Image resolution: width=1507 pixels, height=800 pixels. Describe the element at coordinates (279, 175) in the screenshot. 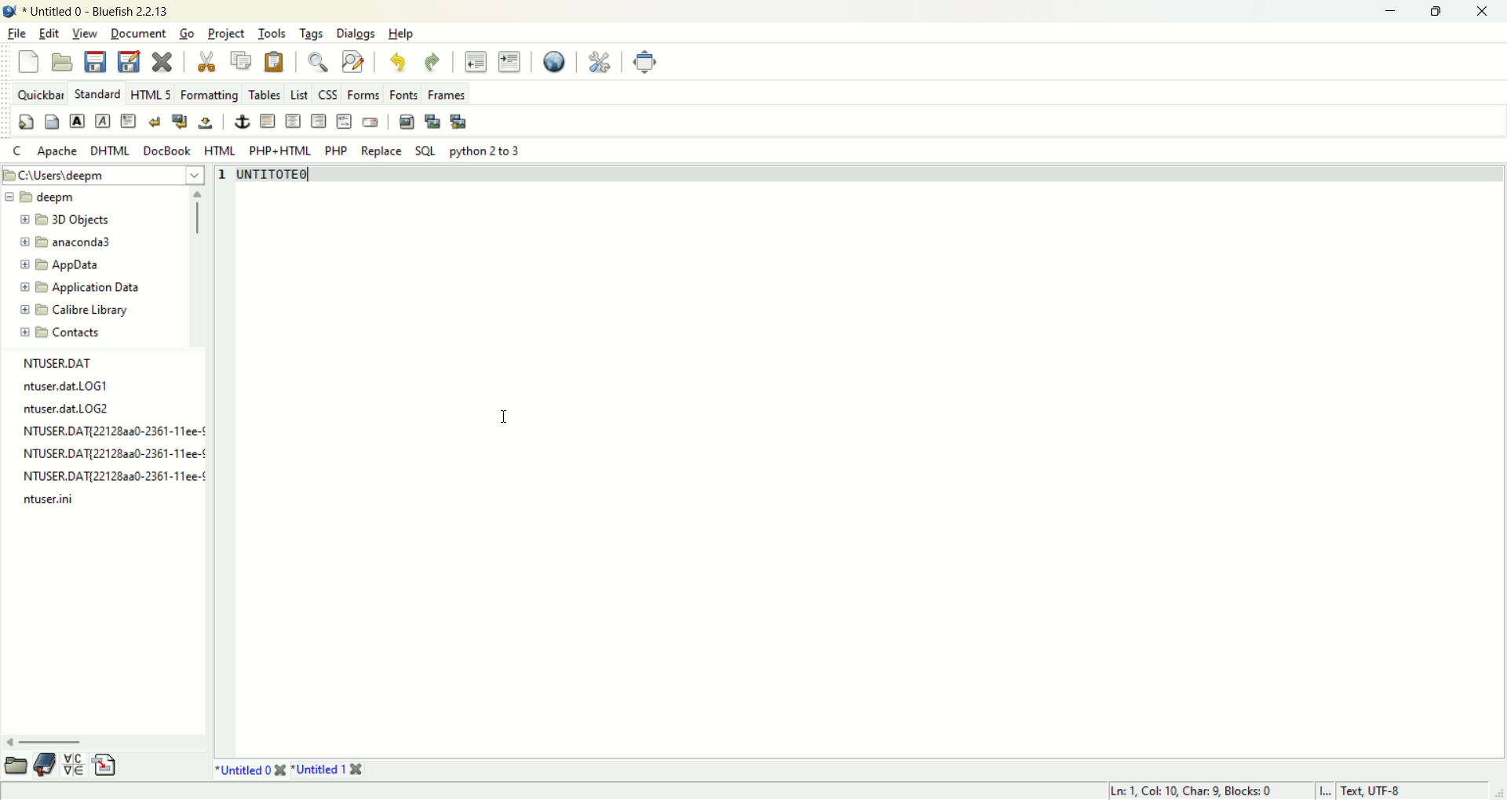

I see `title` at that location.